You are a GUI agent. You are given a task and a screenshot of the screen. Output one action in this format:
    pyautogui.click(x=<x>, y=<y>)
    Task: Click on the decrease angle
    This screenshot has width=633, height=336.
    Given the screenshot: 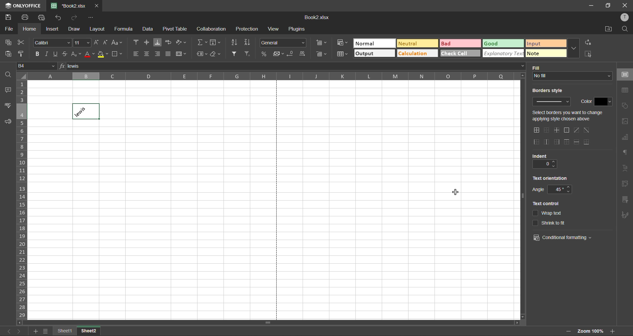 What is the action you would take?
    pyautogui.click(x=570, y=192)
    